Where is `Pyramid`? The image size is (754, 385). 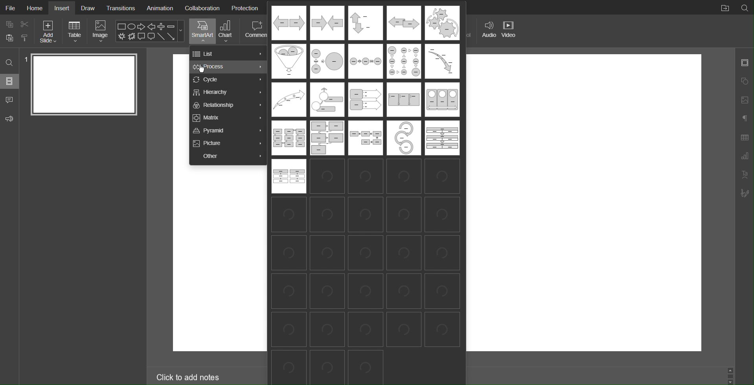
Pyramid is located at coordinates (229, 130).